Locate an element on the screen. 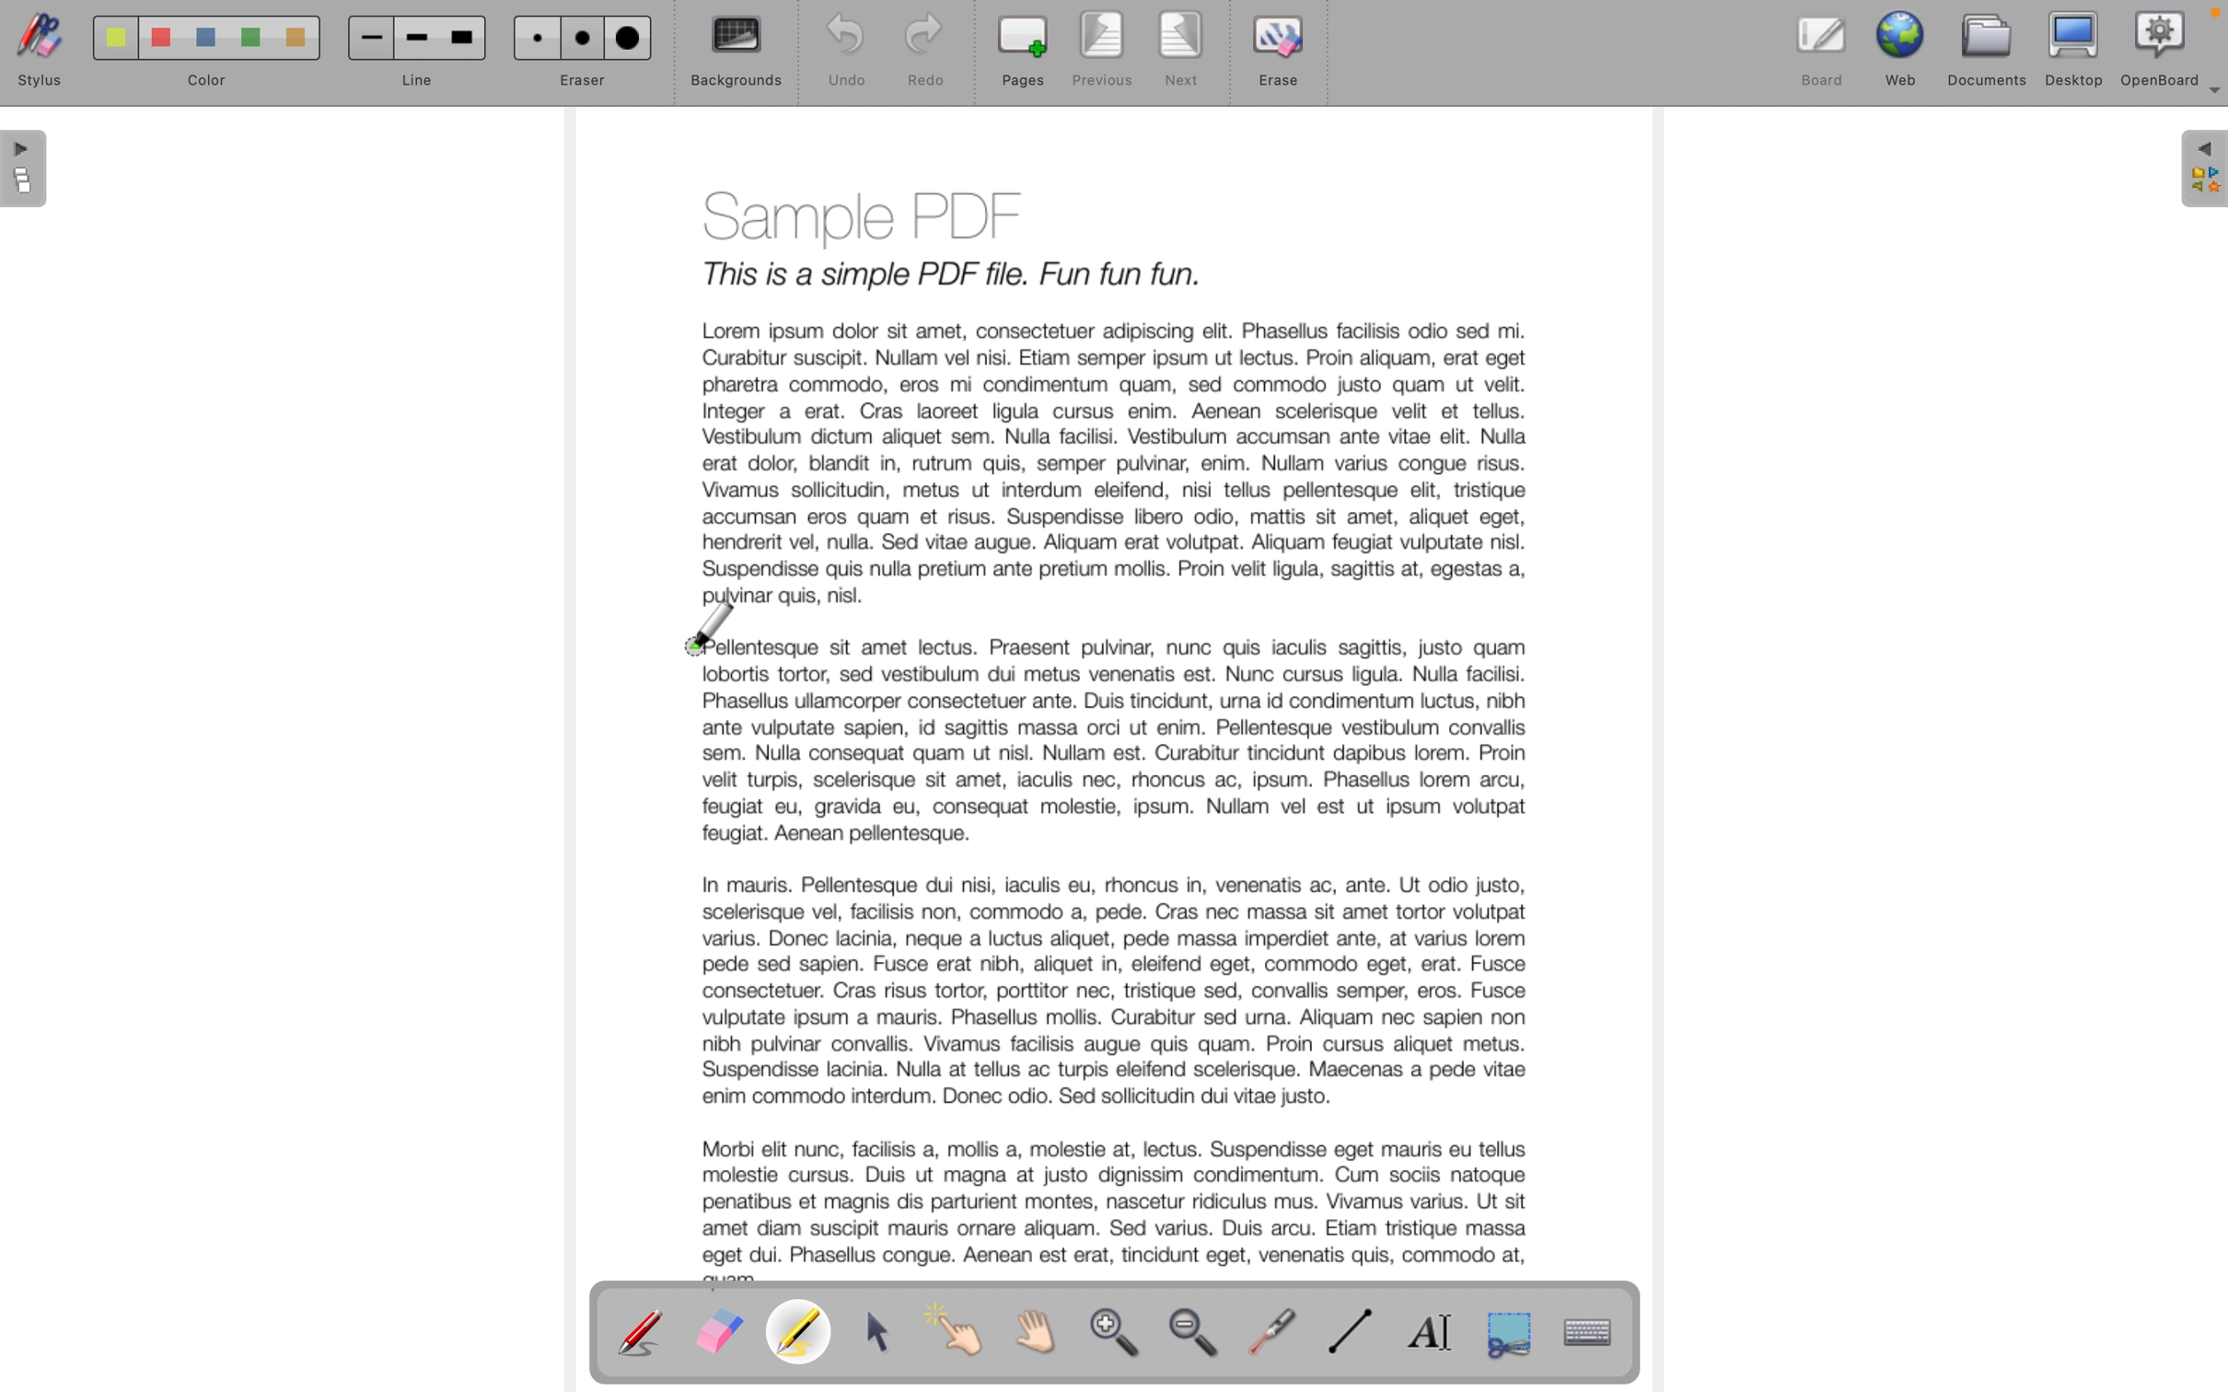 This screenshot has width=2228, height=1392. next is located at coordinates (1183, 53).